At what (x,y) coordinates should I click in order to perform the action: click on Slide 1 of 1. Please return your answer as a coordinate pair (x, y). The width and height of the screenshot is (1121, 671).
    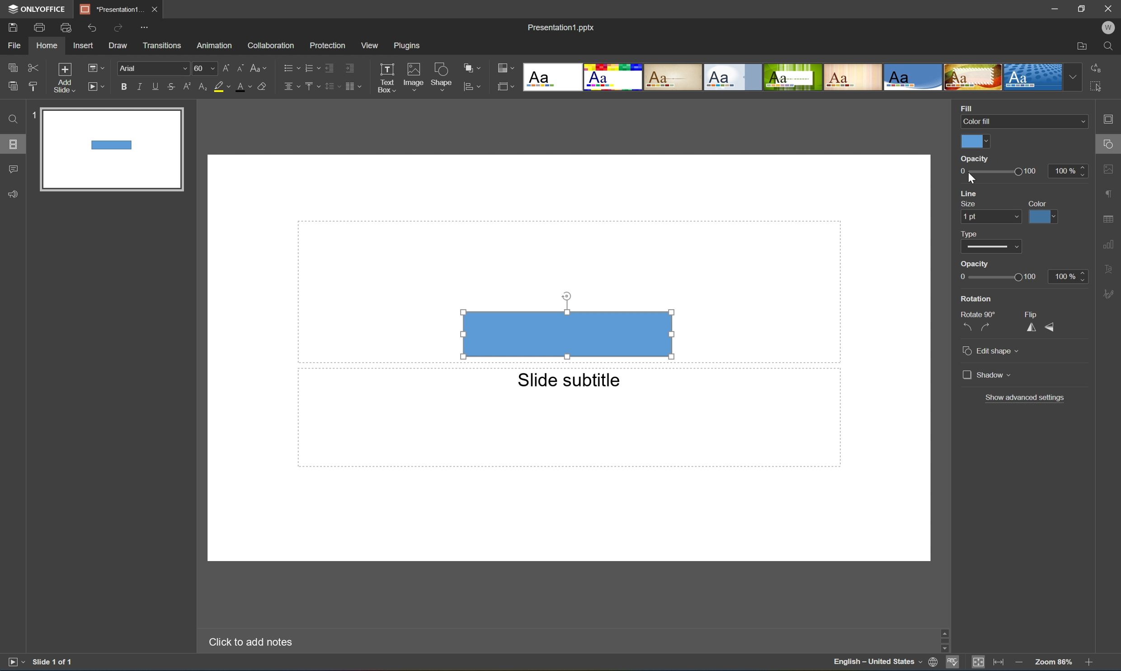
    Looking at the image, I should click on (56, 662).